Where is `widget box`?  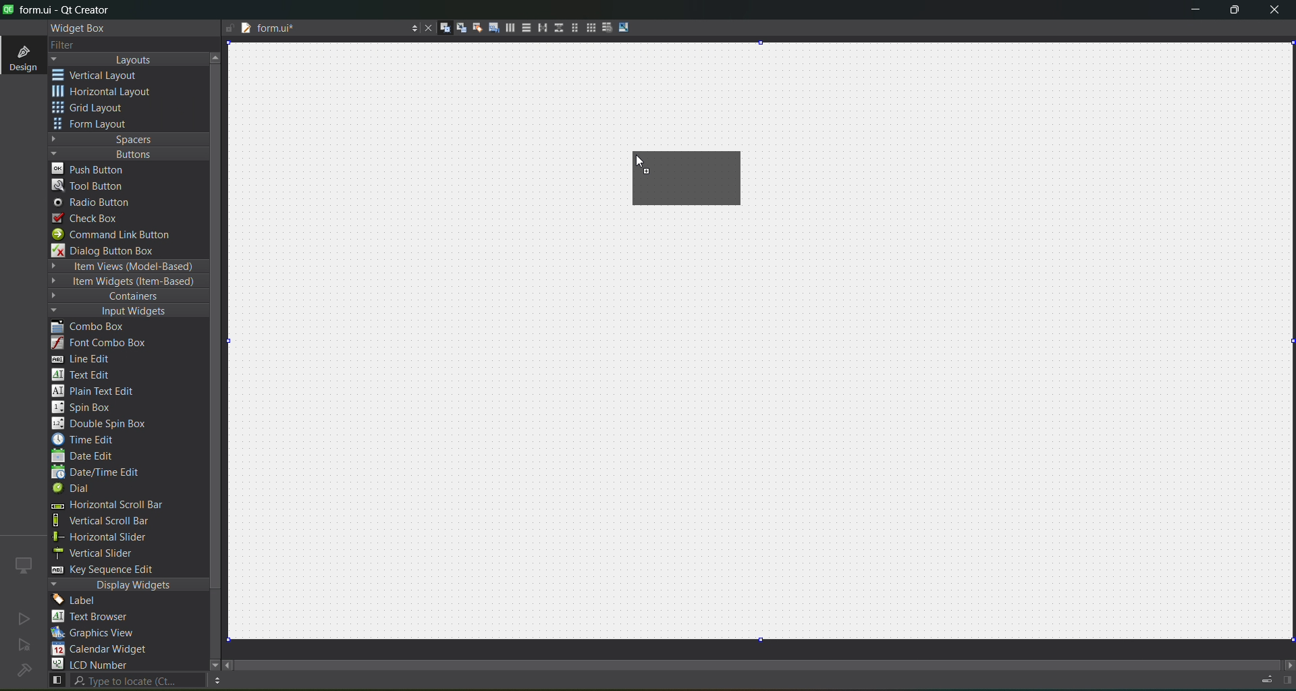 widget box is located at coordinates (81, 28).